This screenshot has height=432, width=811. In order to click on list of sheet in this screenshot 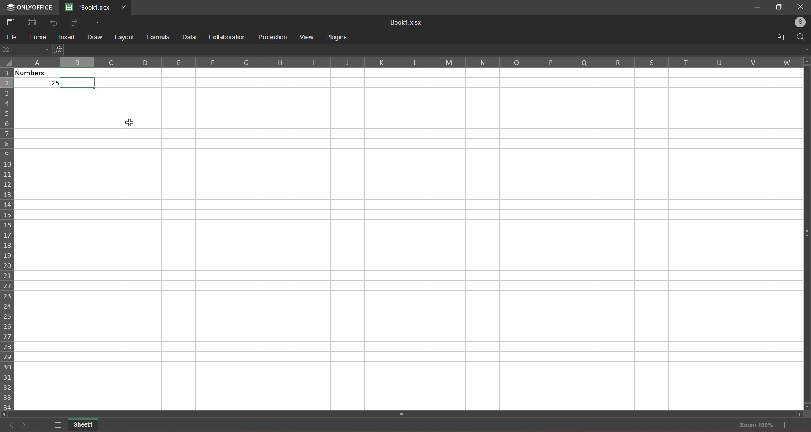, I will do `click(57, 427)`.